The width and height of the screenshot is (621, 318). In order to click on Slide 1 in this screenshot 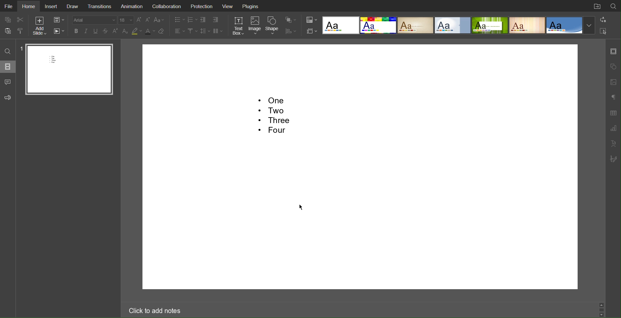, I will do `click(68, 70)`.